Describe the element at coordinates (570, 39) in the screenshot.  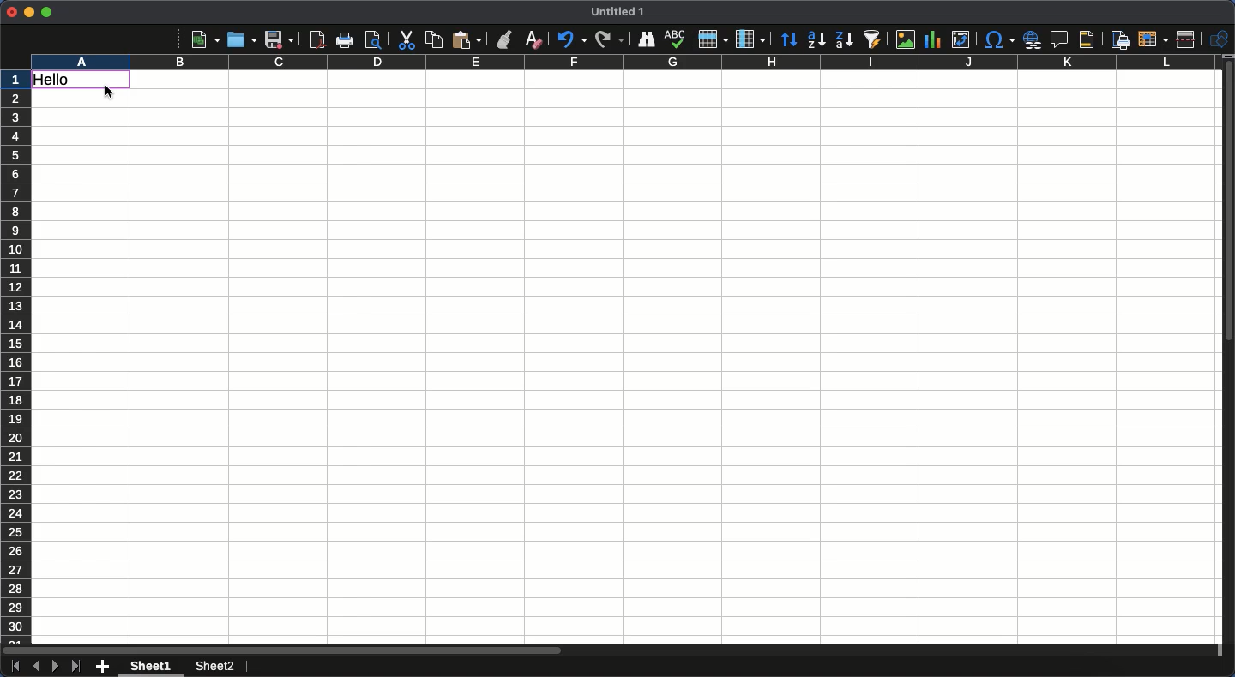
I see `Undo` at that location.